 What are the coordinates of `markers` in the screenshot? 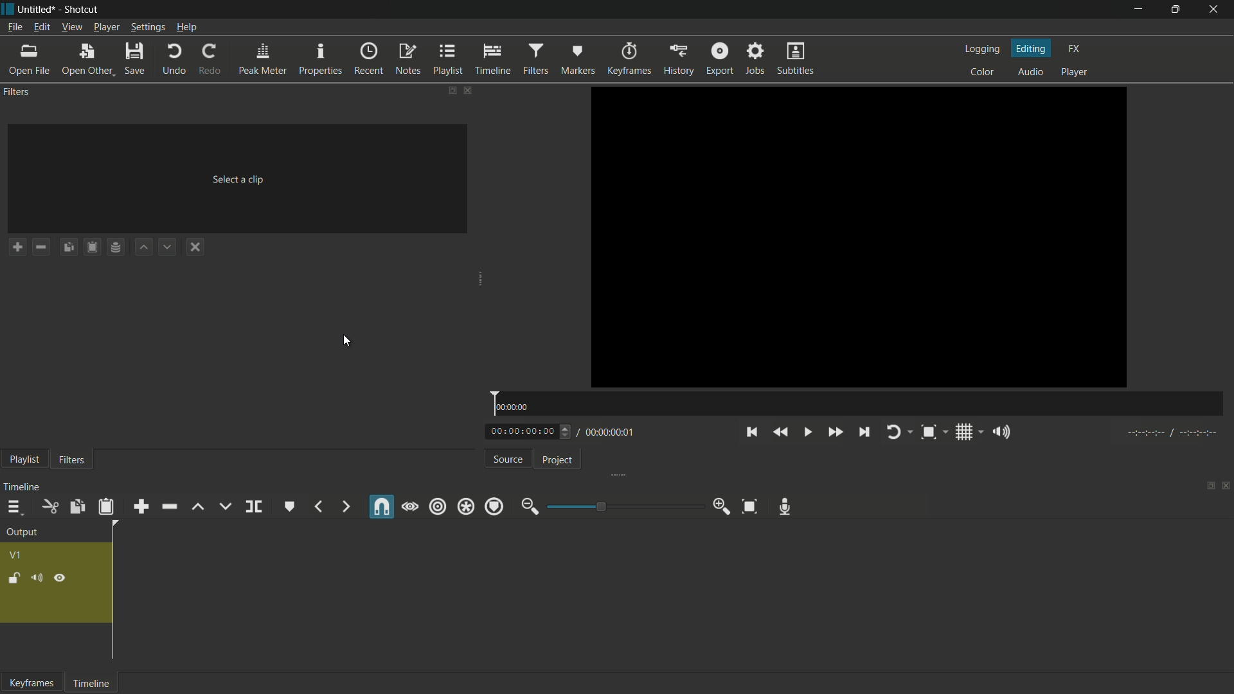 It's located at (578, 58).